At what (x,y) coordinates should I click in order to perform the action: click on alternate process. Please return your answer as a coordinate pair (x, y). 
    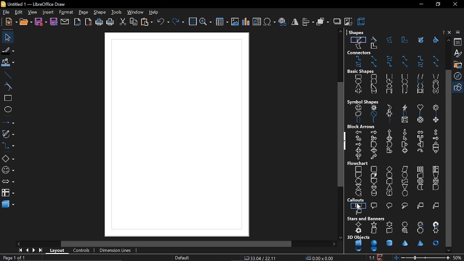
    Looking at the image, I should click on (373, 169).